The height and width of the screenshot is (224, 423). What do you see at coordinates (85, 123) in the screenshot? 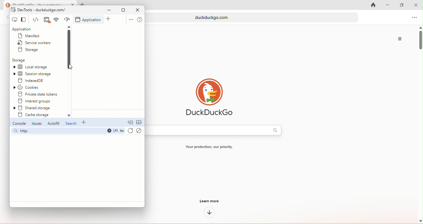
I see `add` at bounding box center [85, 123].